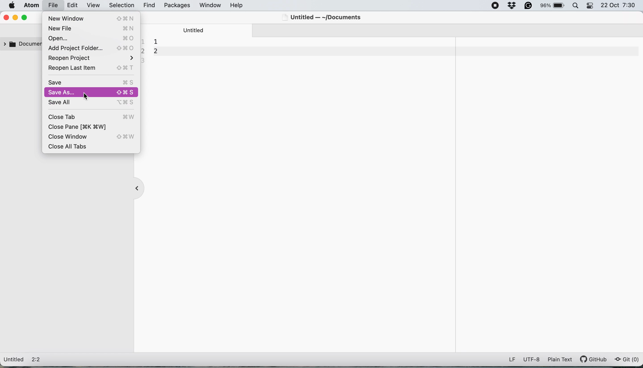 This screenshot has height=368, width=643. What do you see at coordinates (68, 146) in the screenshot?
I see `Close All Tabs` at bounding box center [68, 146].